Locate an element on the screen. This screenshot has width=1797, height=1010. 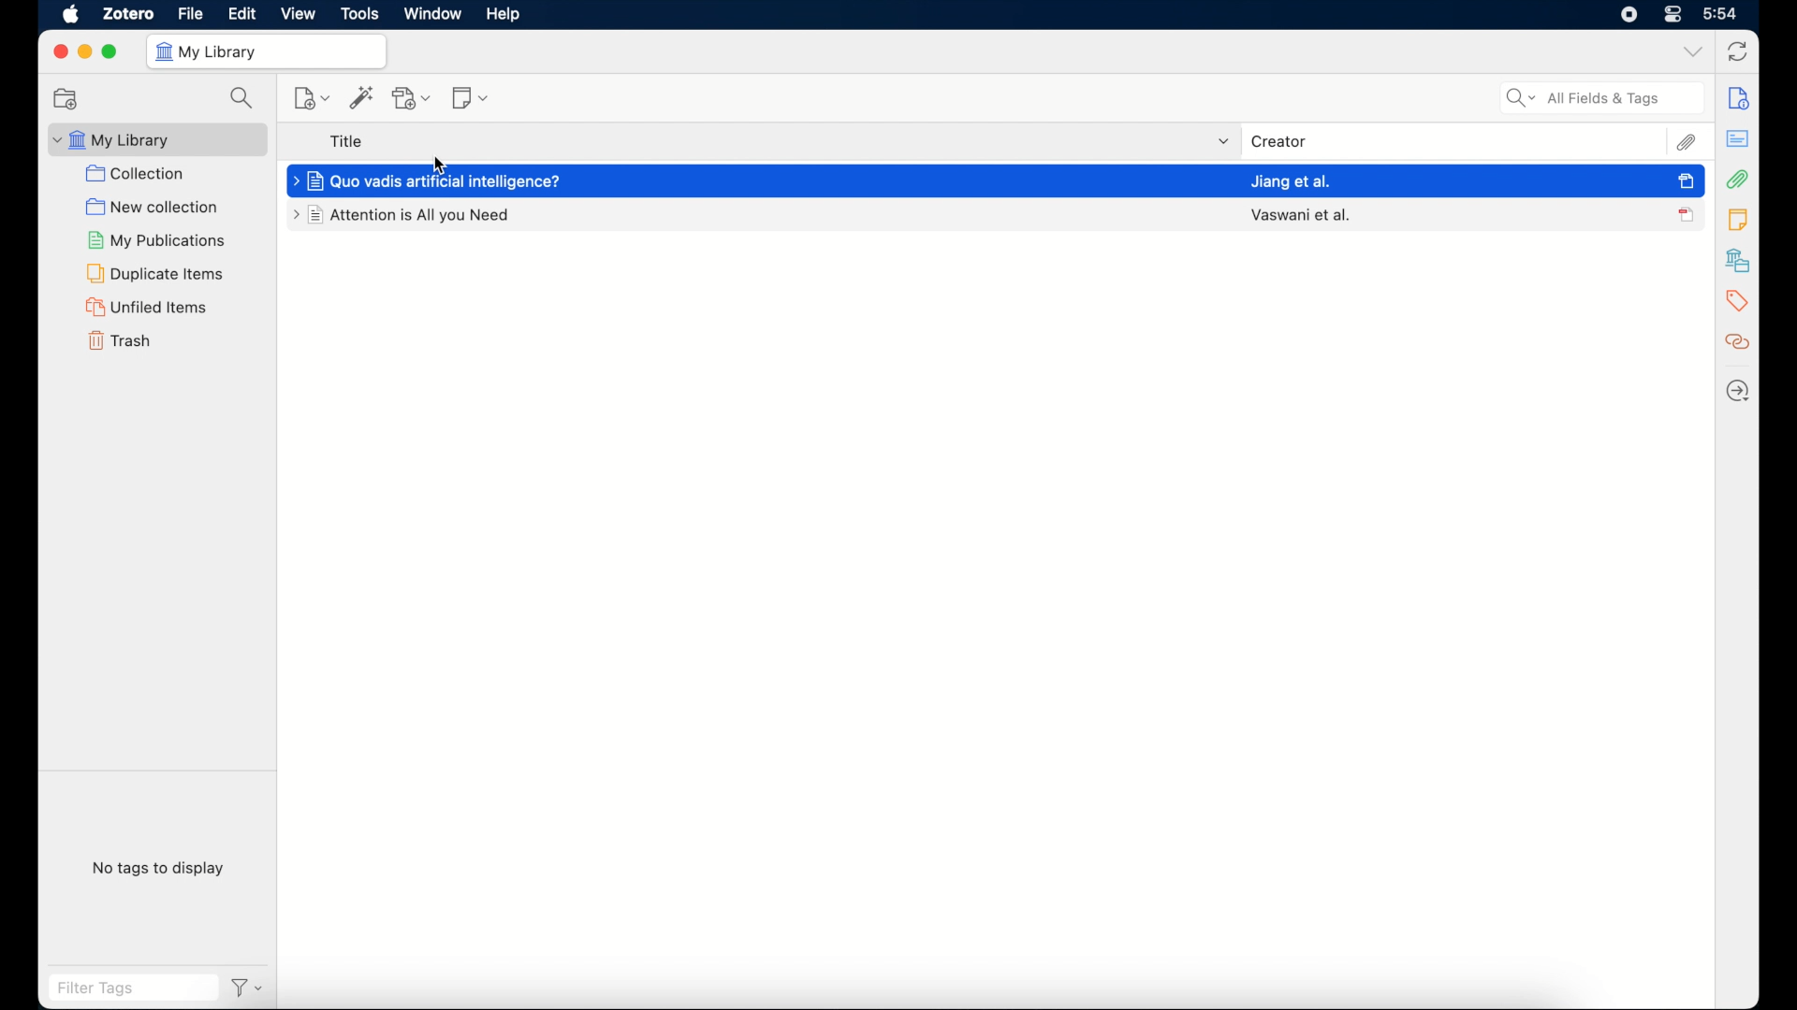
search fields and tags is located at coordinates (1601, 97).